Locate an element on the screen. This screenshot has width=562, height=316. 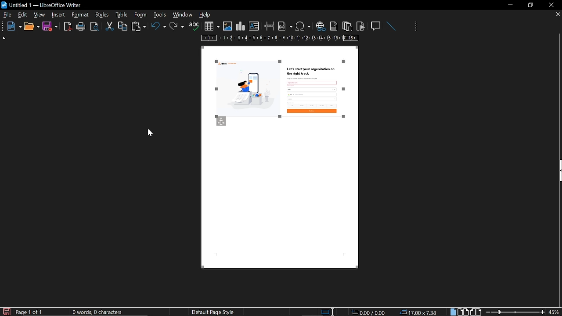
tools is located at coordinates (82, 15).